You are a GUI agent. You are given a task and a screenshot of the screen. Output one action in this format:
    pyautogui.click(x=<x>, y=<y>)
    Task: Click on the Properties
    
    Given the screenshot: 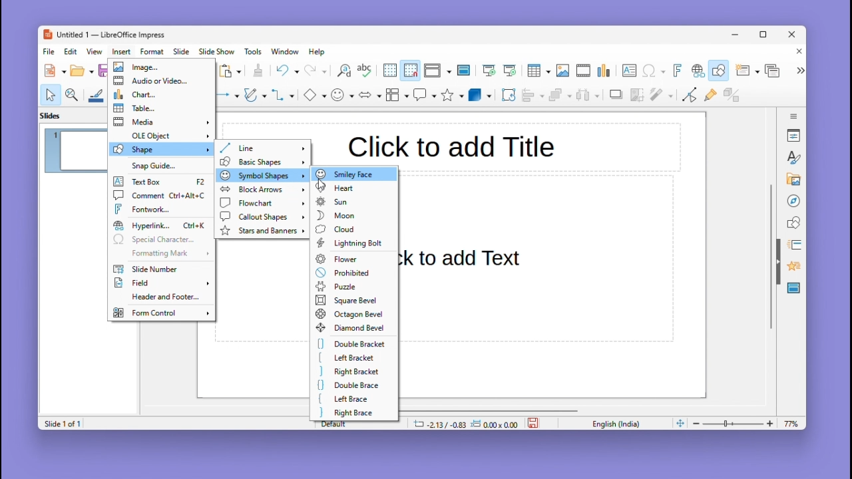 What is the action you would take?
    pyautogui.click(x=795, y=135)
    